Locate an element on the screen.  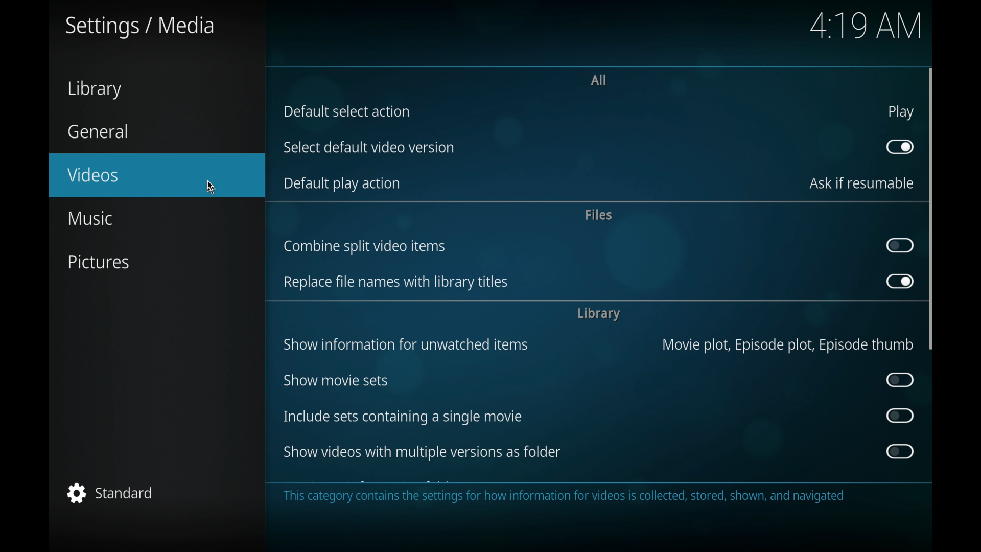
This category contains the settings for how information for videos is collected, stored, shown, and navigated is located at coordinates (571, 498).